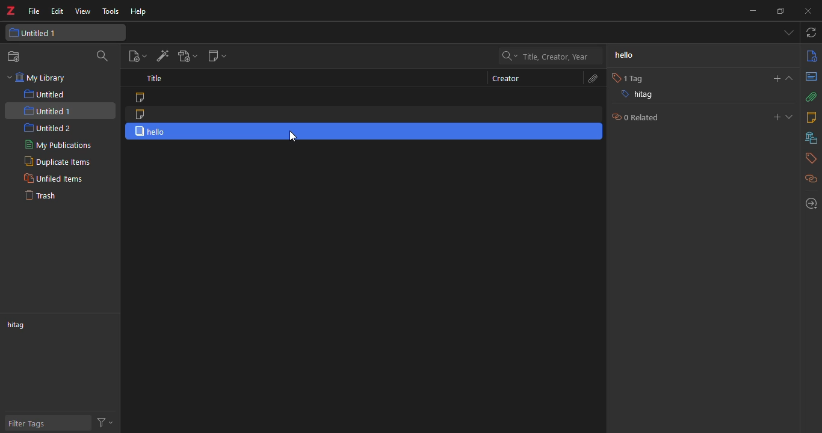 The width and height of the screenshot is (822, 433). Describe the element at coordinates (48, 94) in the screenshot. I see `untitled` at that location.